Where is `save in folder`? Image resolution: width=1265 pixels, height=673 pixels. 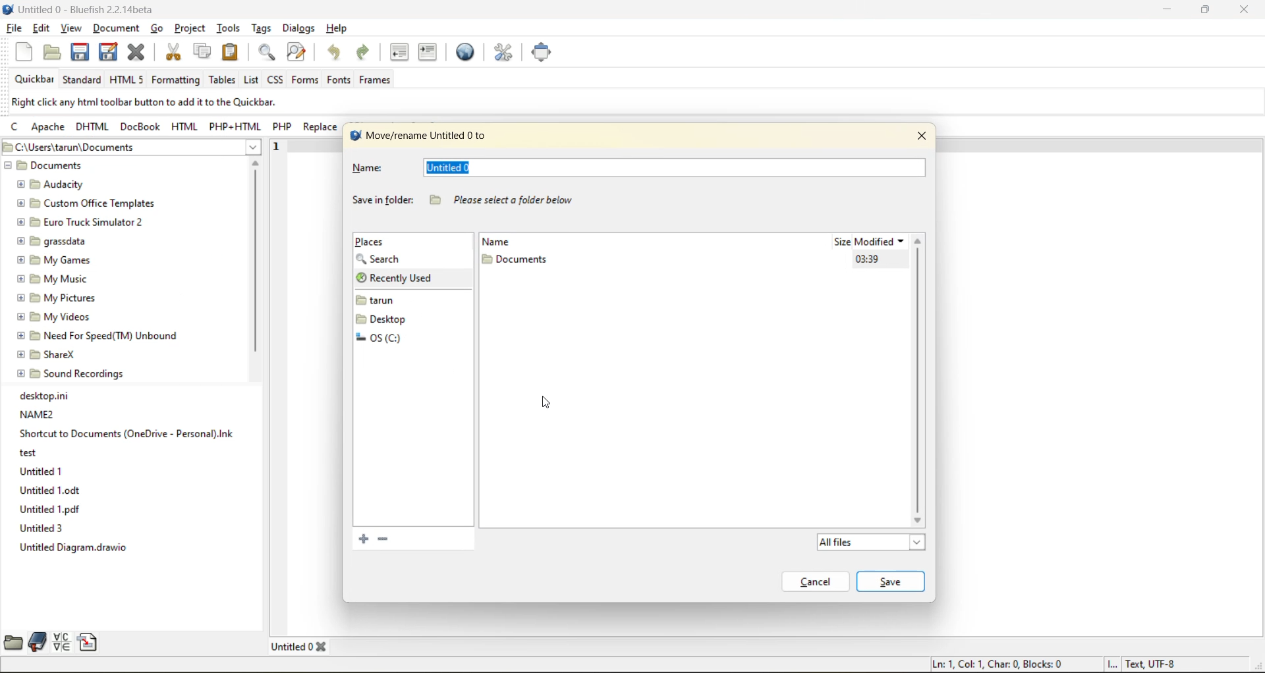
save in folder is located at coordinates (382, 200).